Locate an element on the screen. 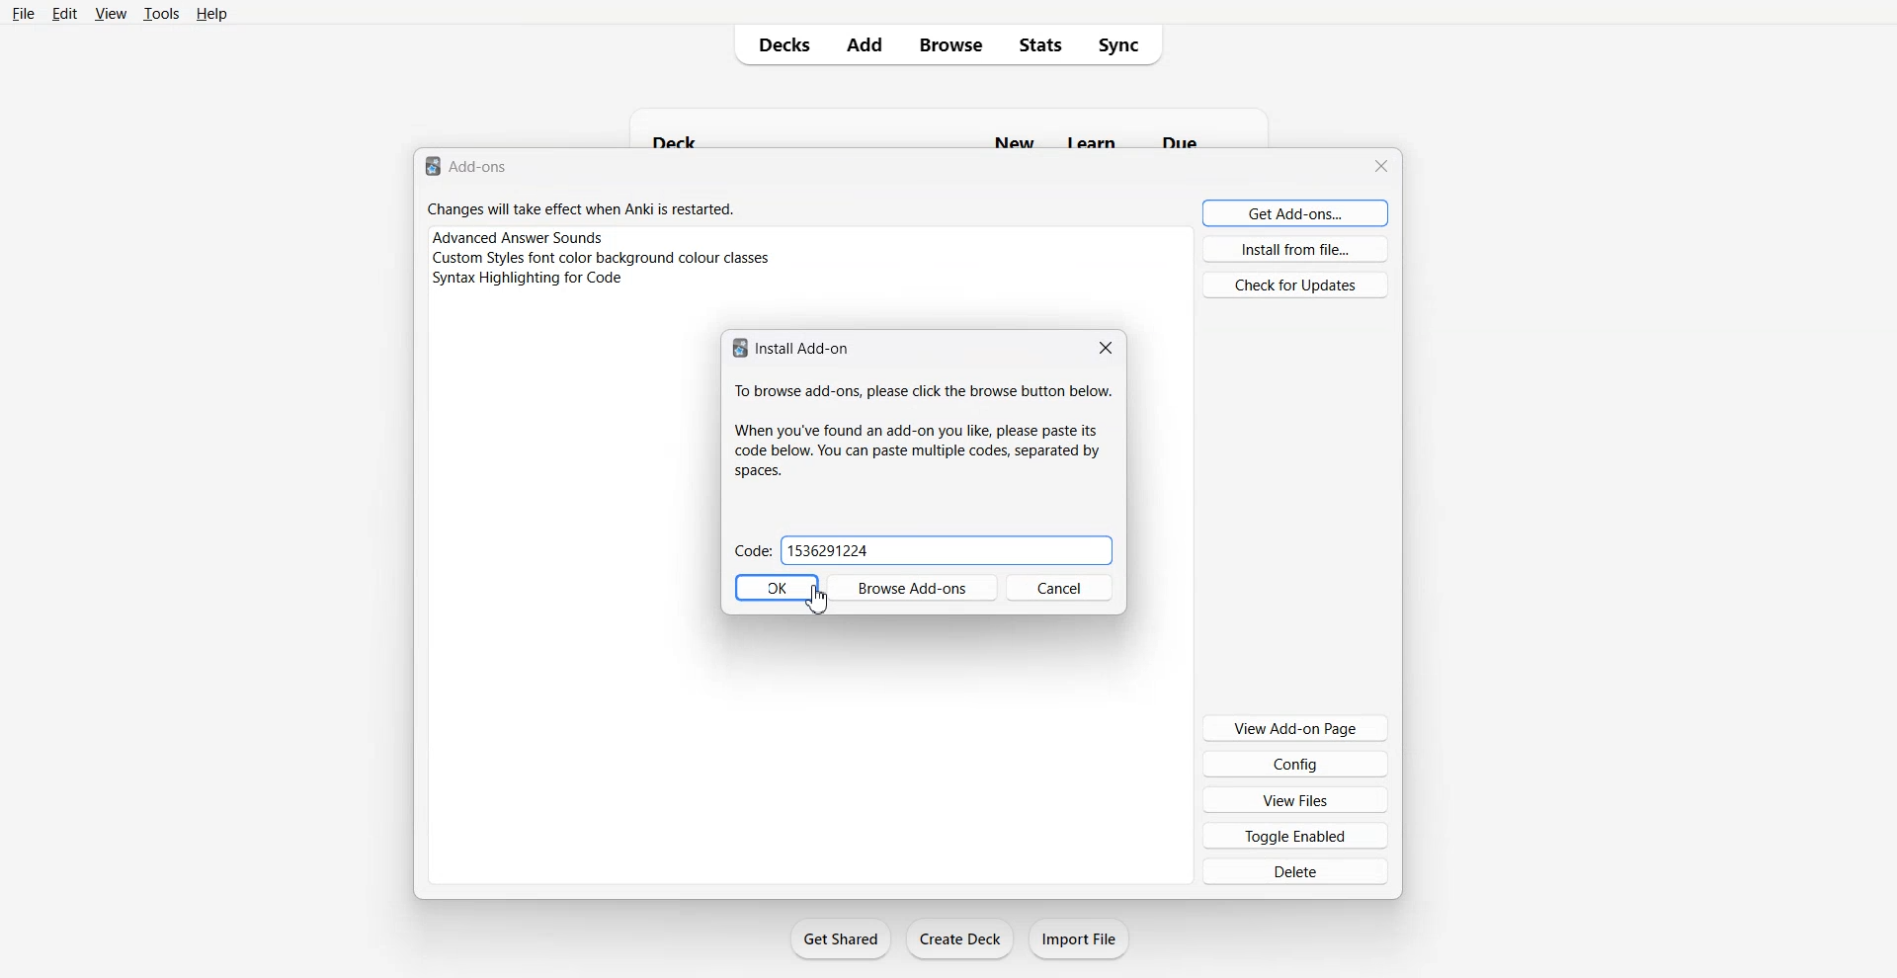 Image resolution: width=1897 pixels, height=978 pixels. Tools is located at coordinates (161, 13).